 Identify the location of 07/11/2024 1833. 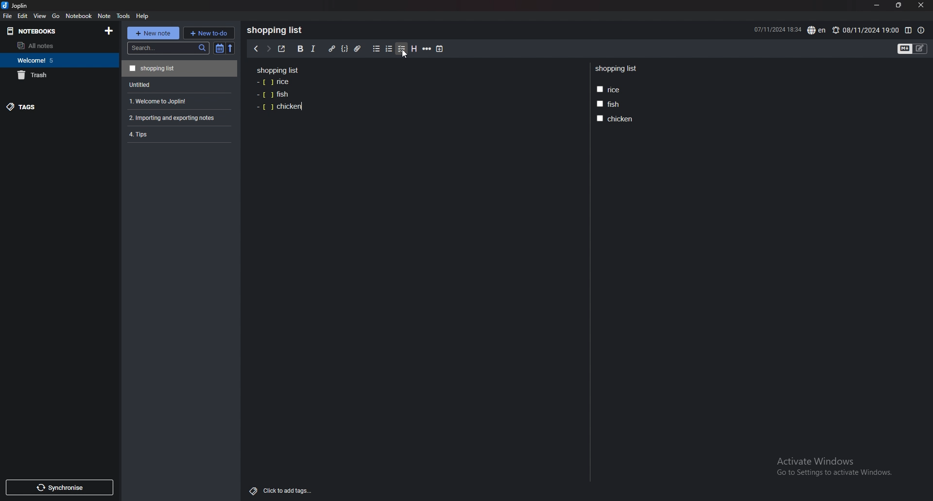
(777, 29).